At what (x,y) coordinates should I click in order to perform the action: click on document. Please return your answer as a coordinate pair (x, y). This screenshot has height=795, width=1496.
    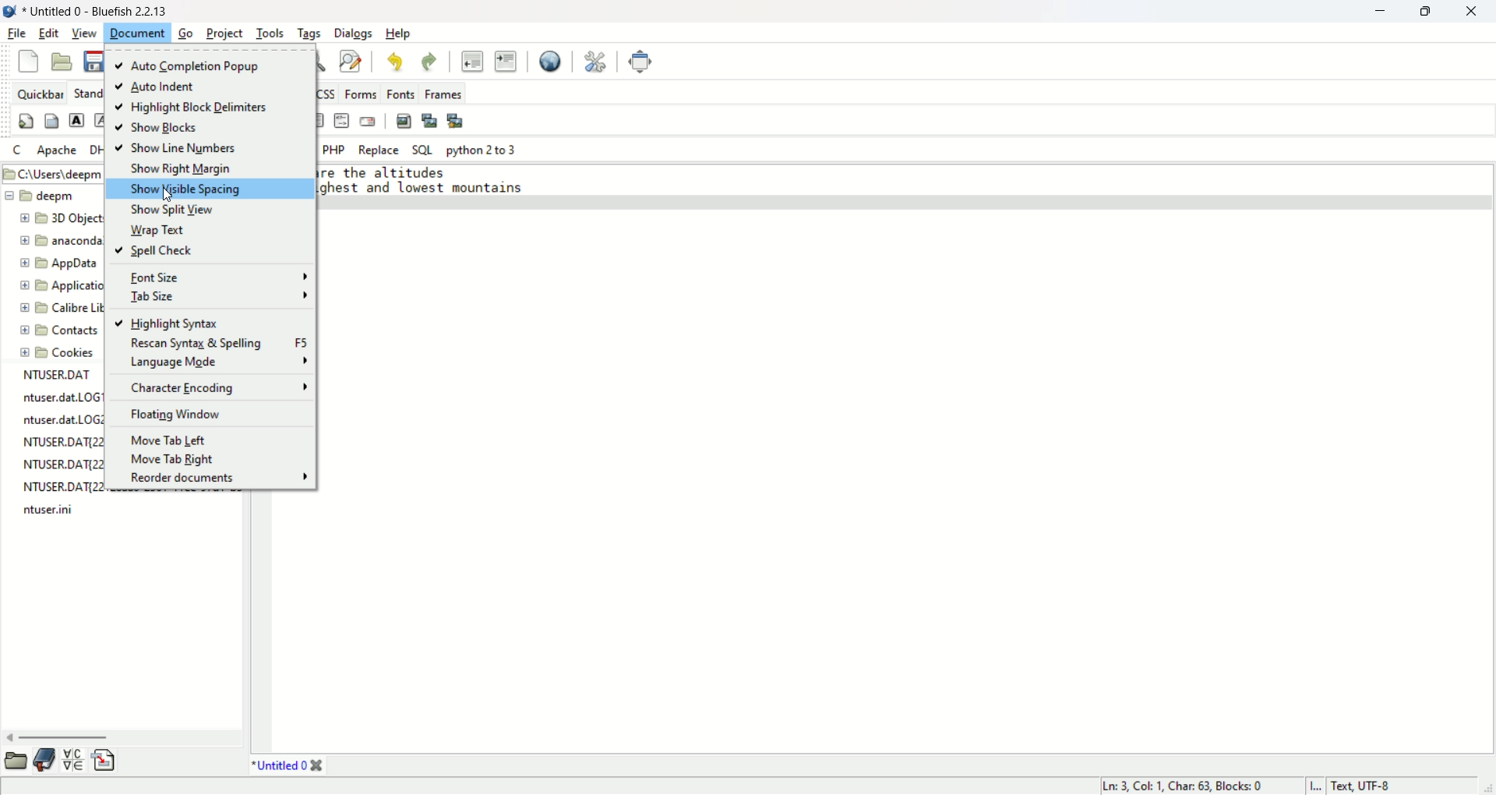
    Looking at the image, I should click on (137, 33).